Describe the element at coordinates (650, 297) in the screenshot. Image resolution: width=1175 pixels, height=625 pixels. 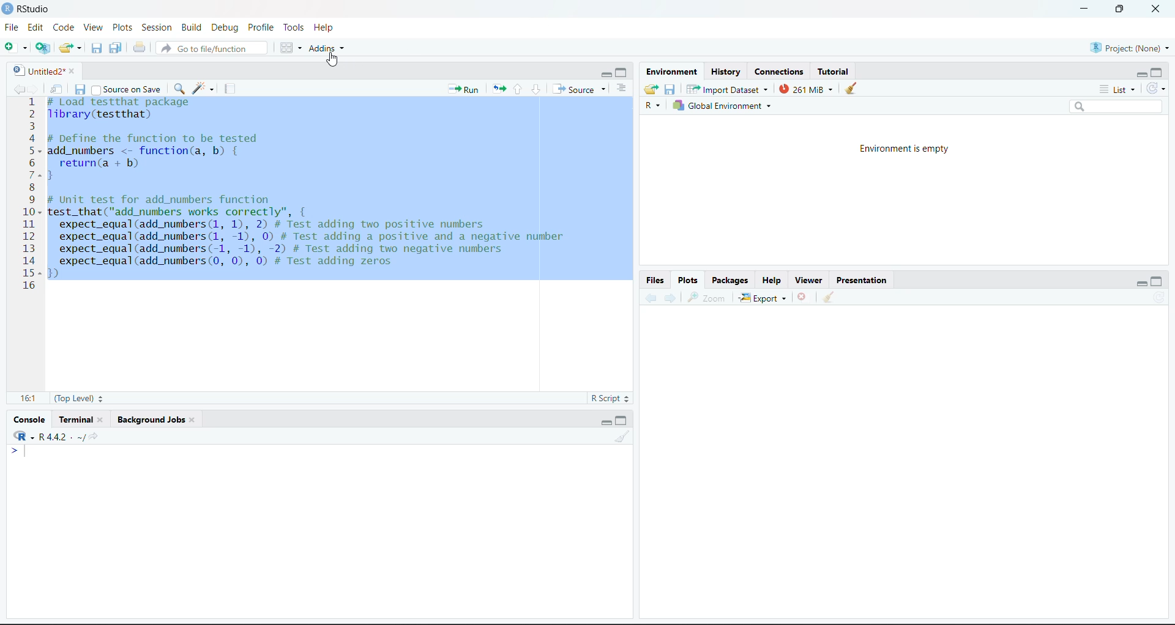
I see `Backward` at that location.